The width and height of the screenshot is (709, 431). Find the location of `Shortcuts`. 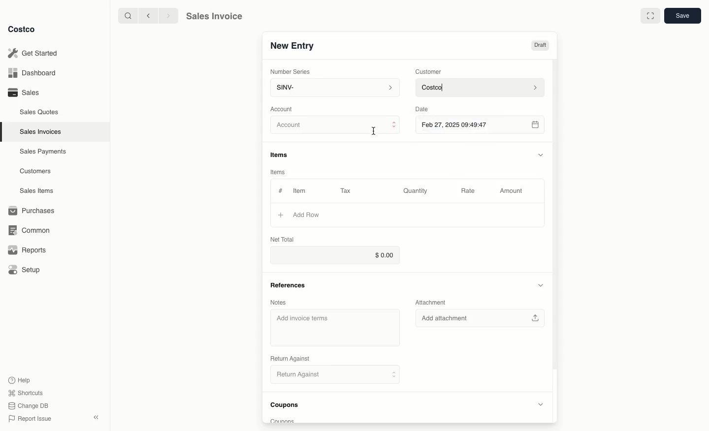

Shortcuts is located at coordinates (25, 392).